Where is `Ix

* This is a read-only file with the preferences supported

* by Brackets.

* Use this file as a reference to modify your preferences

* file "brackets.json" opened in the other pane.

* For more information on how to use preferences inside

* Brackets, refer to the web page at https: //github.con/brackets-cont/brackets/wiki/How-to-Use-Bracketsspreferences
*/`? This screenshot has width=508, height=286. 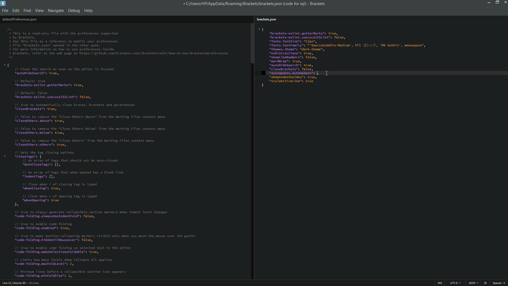
Ix

* This is a read-only file with the preferences supported

* by Brackets.

* Use this file as a reference to modify your preferences

* file "brackets.json" opened in the other pane.

* For more information on how to use preferences inside

* Brackets, refer to the web page at https: //github.con/brackets-cont/brackets/wiki/How-to-Use-Bracketsspreferences
*/ is located at coordinates (119, 42).